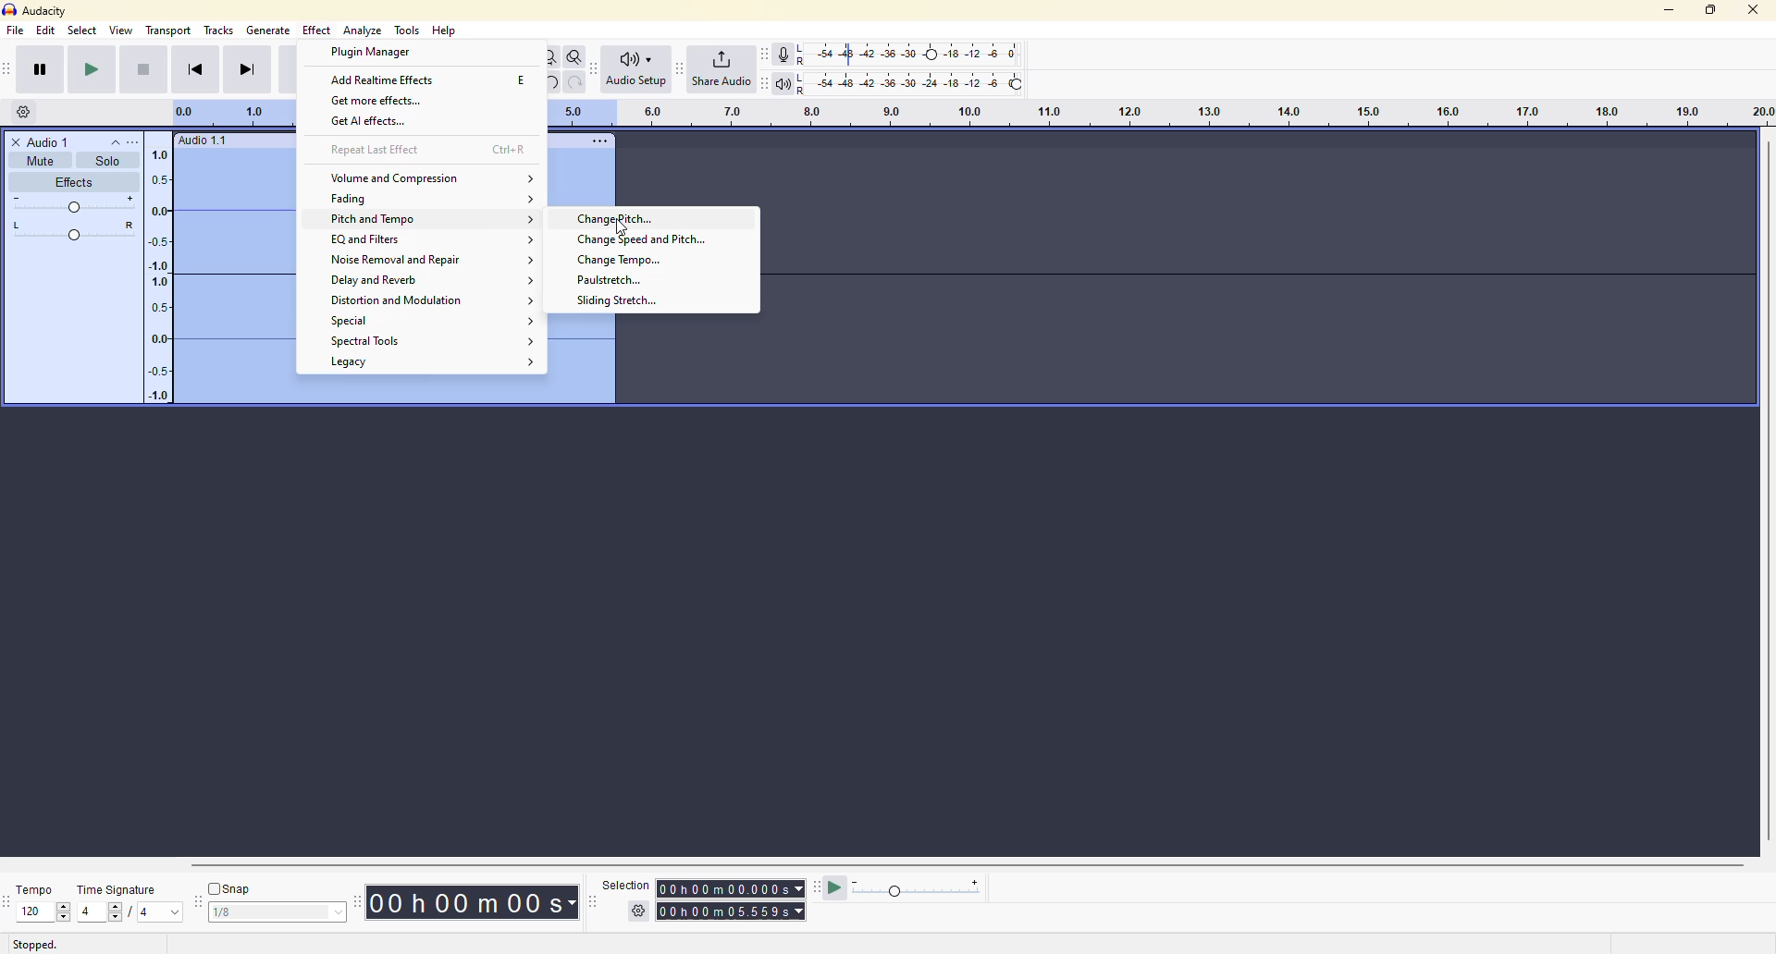 Image resolution: width=1776 pixels, height=954 pixels. I want to click on collapse, so click(115, 141).